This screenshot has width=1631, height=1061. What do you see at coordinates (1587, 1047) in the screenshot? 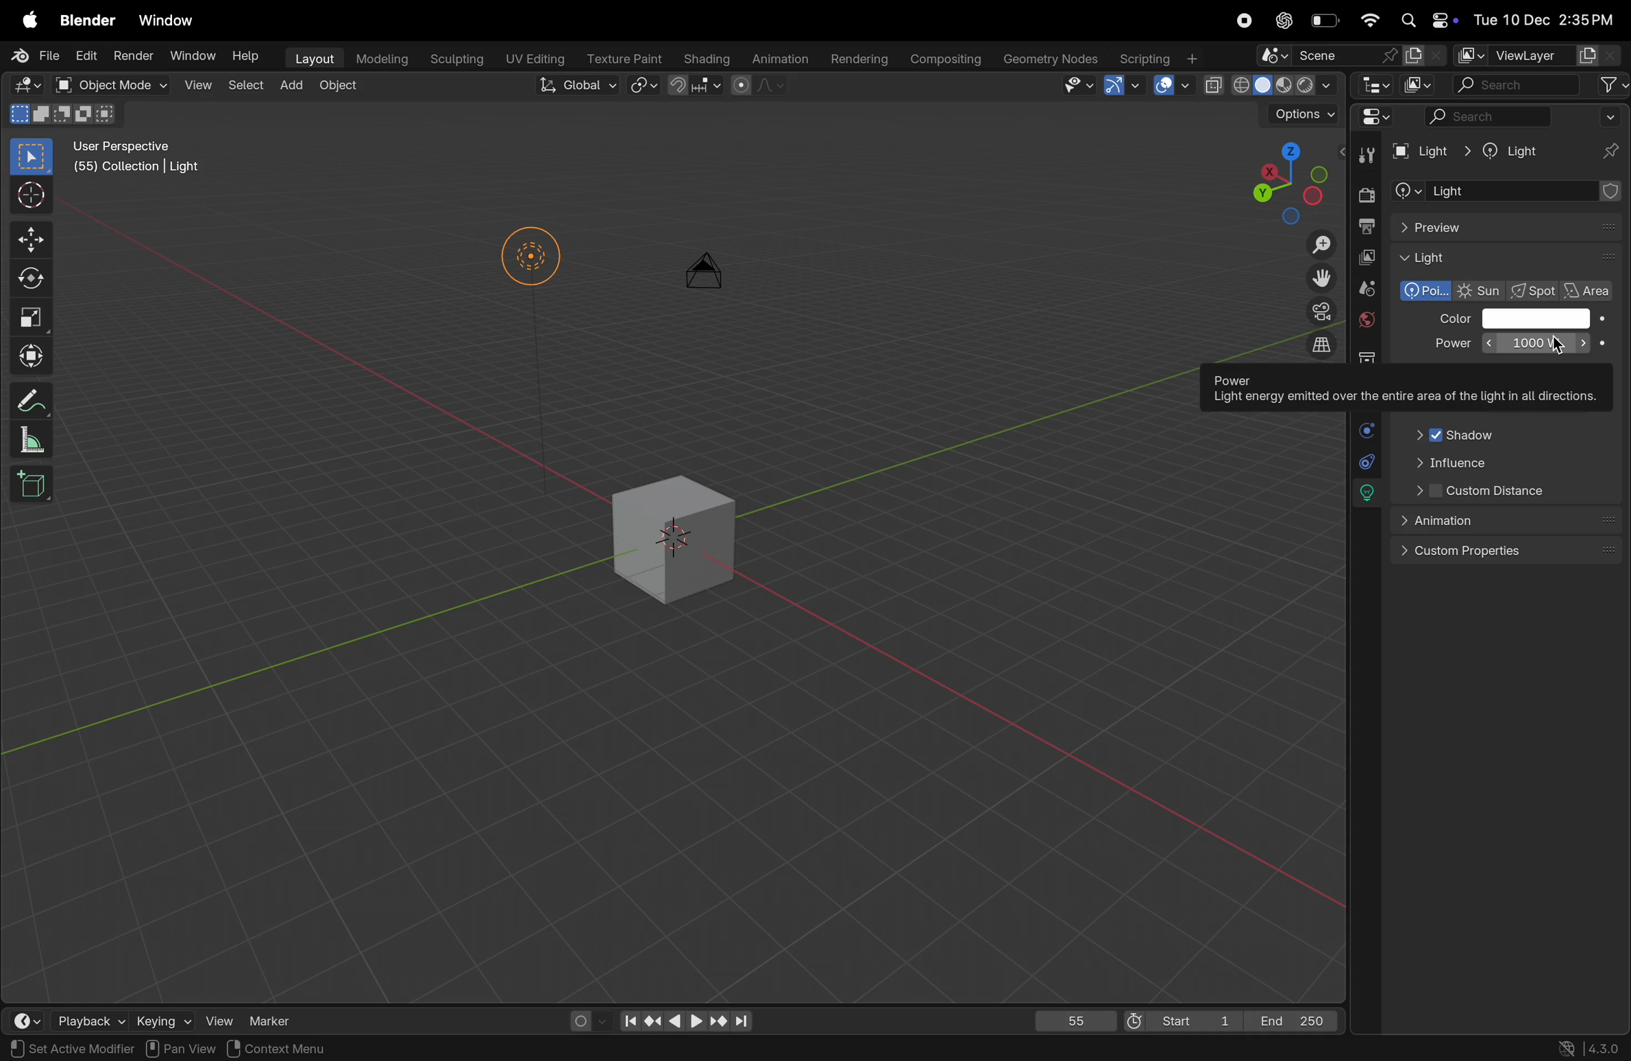
I see `versions` at bounding box center [1587, 1047].